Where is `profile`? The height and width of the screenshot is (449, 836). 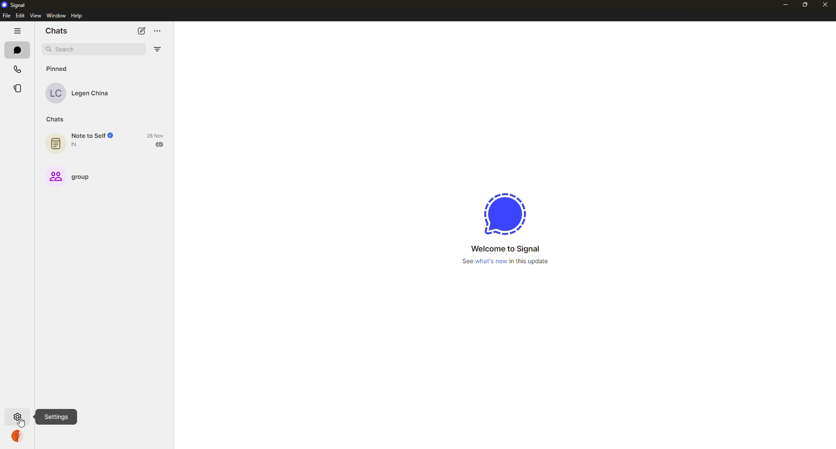
profile is located at coordinates (17, 436).